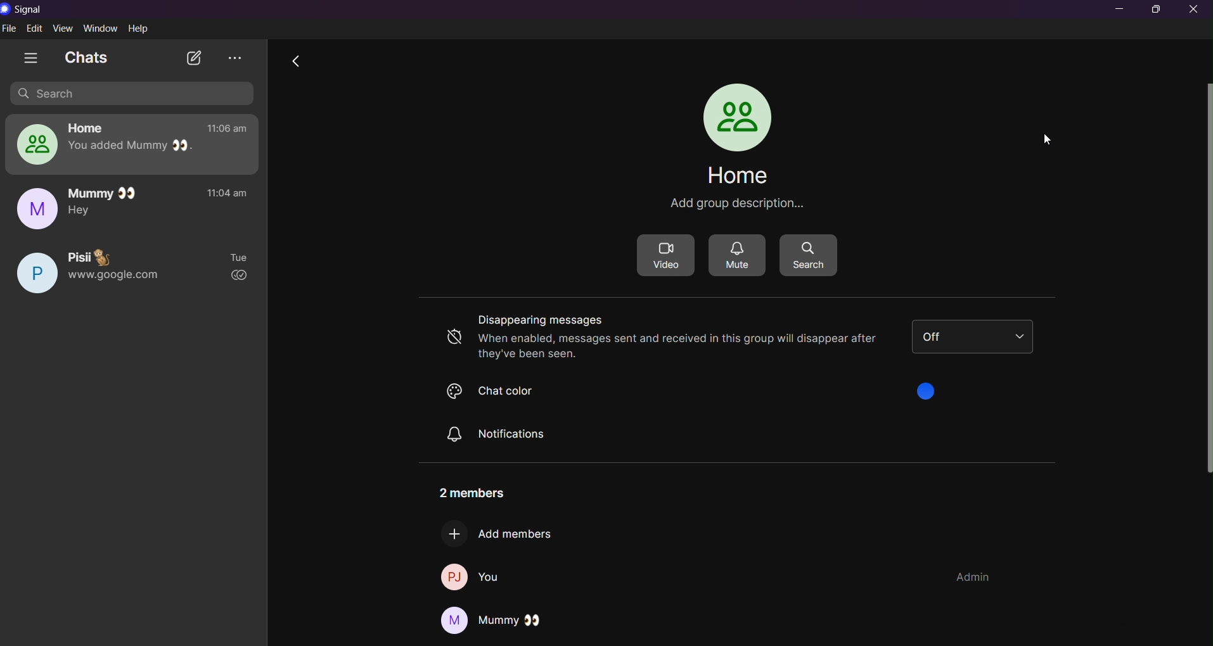  Describe the element at coordinates (1195, 10) in the screenshot. I see `close` at that location.